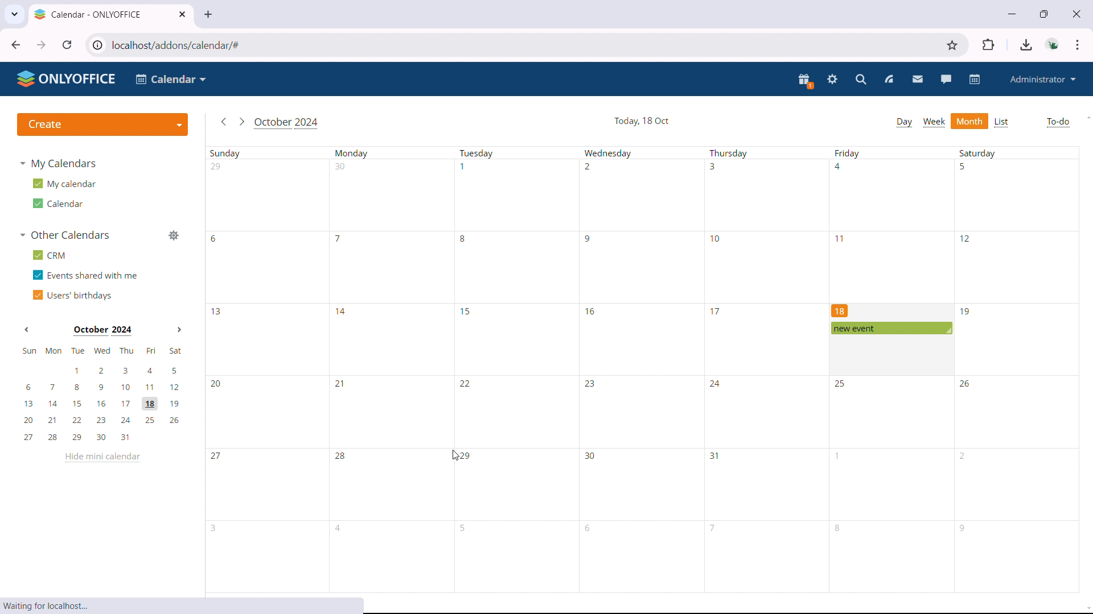 This screenshot has height=614, width=1093. Describe the element at coordinates (966, 383) in the screenshot. I see `26` at that location.